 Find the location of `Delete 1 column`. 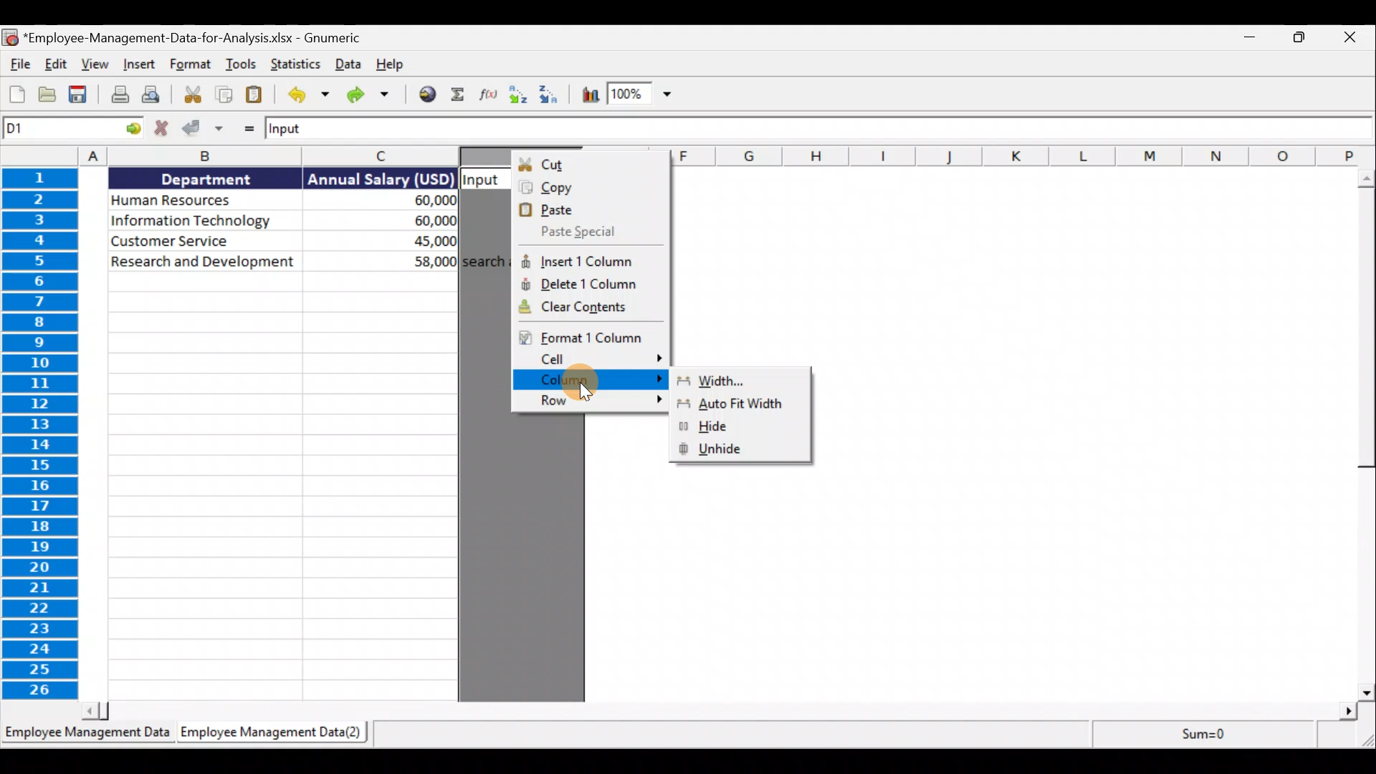

Delete 1 column is located at coordinates (588, 287).